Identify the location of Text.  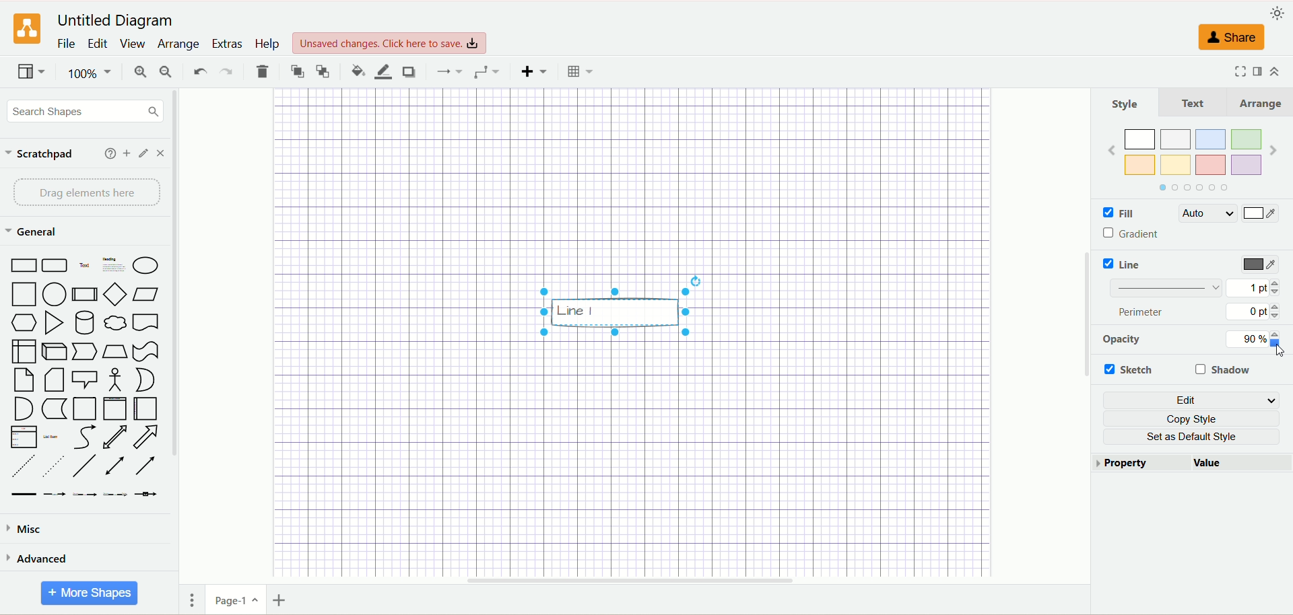
(86, 264).